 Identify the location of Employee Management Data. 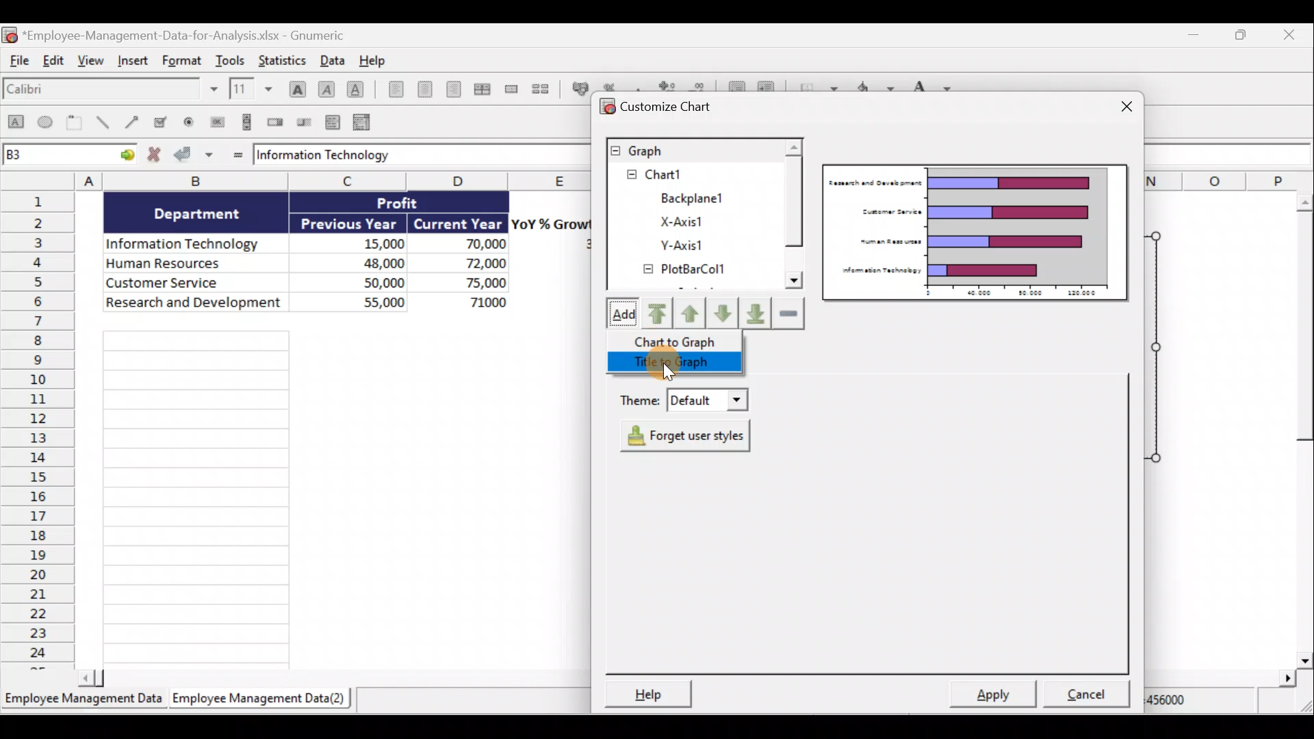
(83, 697).